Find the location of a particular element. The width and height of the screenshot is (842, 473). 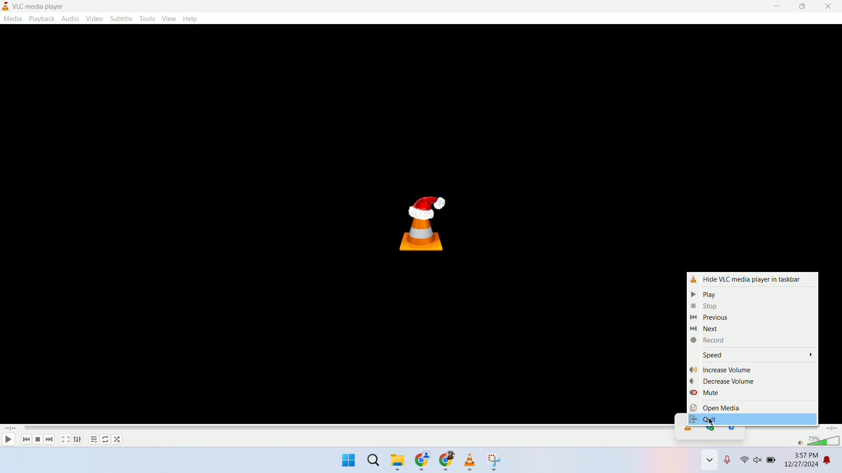

start is located at coordinates (348, 461).